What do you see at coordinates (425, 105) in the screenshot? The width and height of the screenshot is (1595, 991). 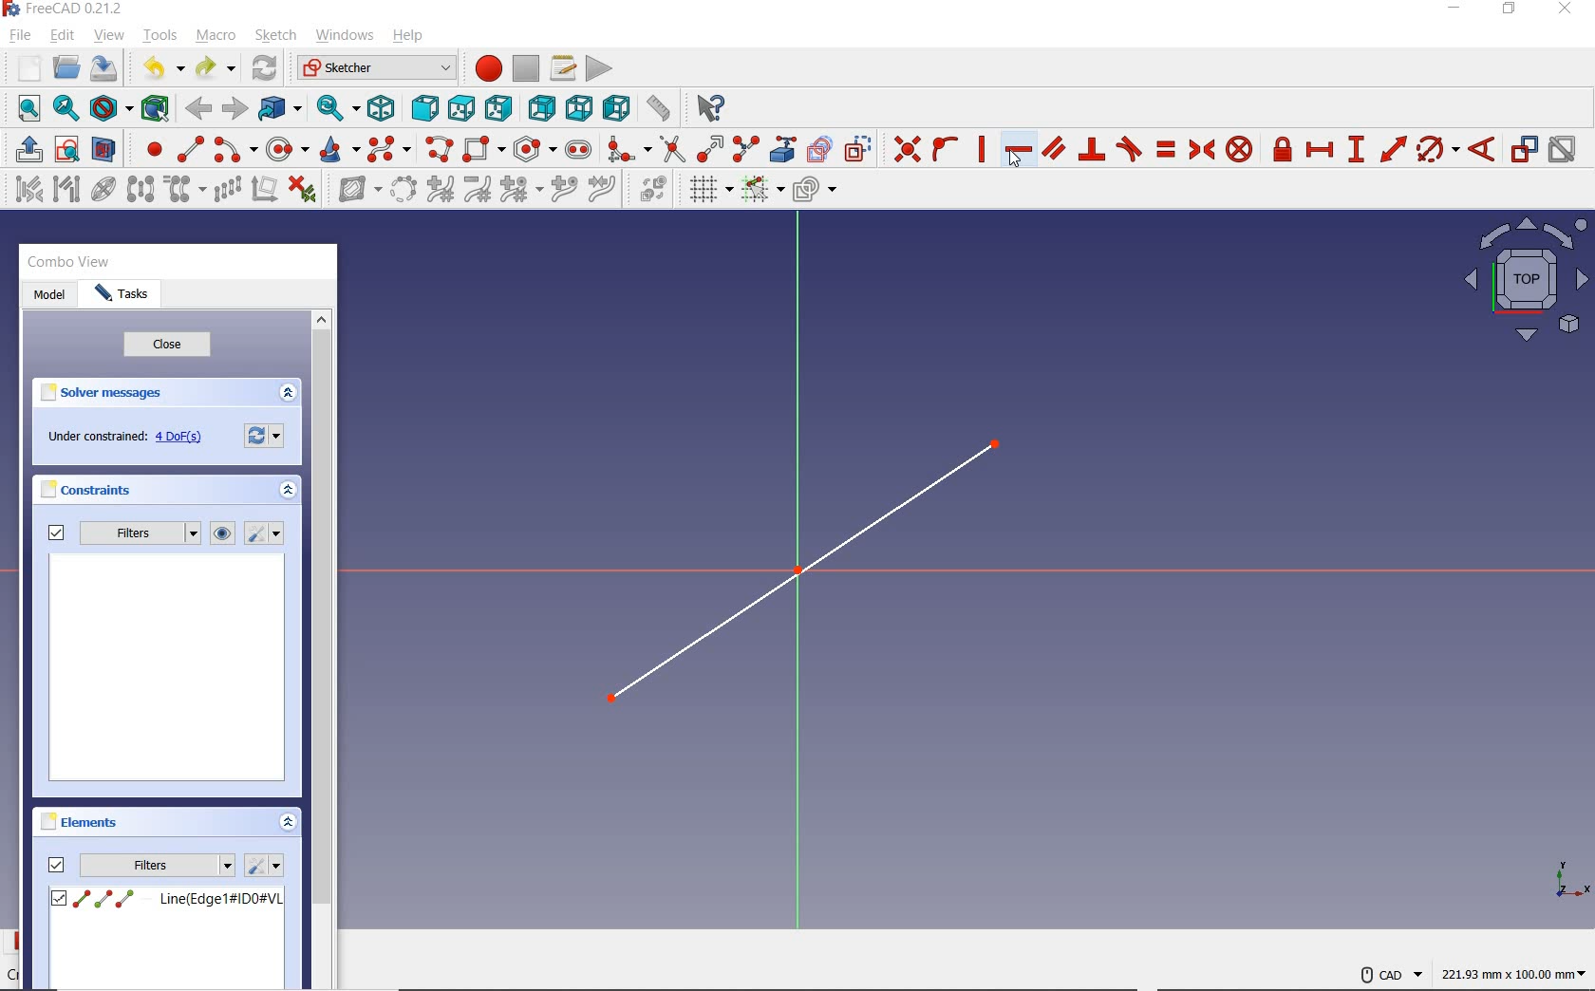 I see `FRONT` at bounding box center [425, 105].